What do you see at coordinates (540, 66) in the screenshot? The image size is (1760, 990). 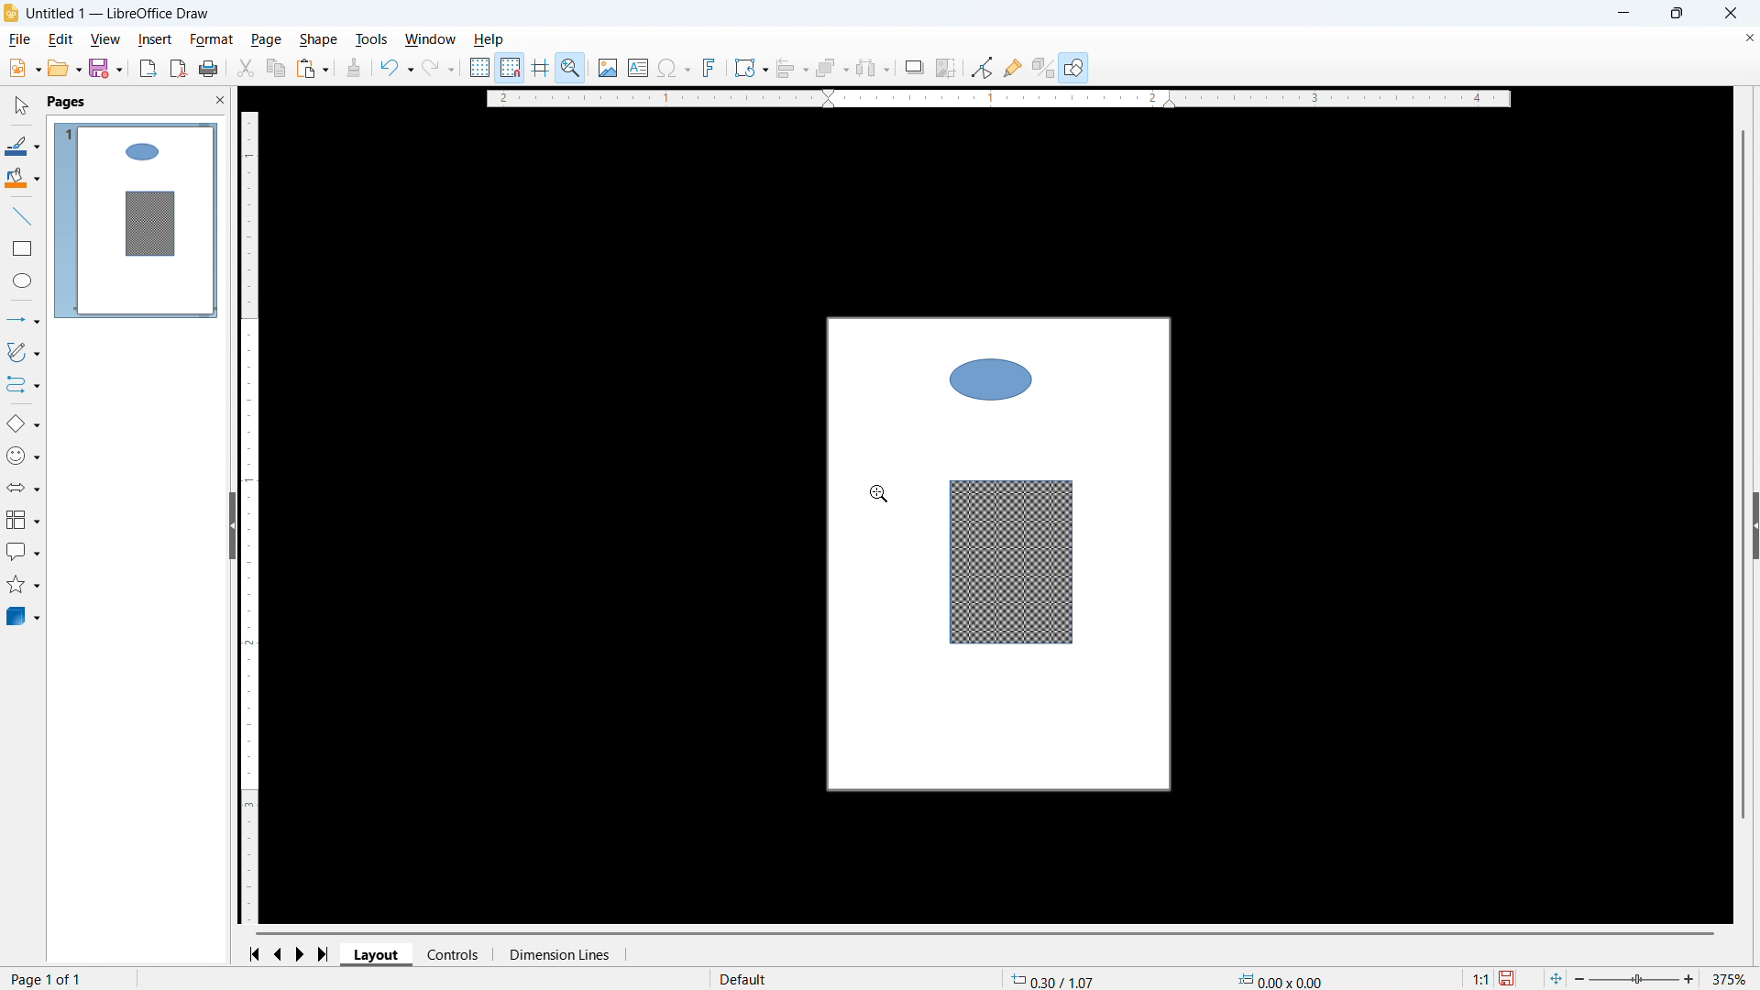 I see `Guidelines while moving ` at bounding box center [540, 66].